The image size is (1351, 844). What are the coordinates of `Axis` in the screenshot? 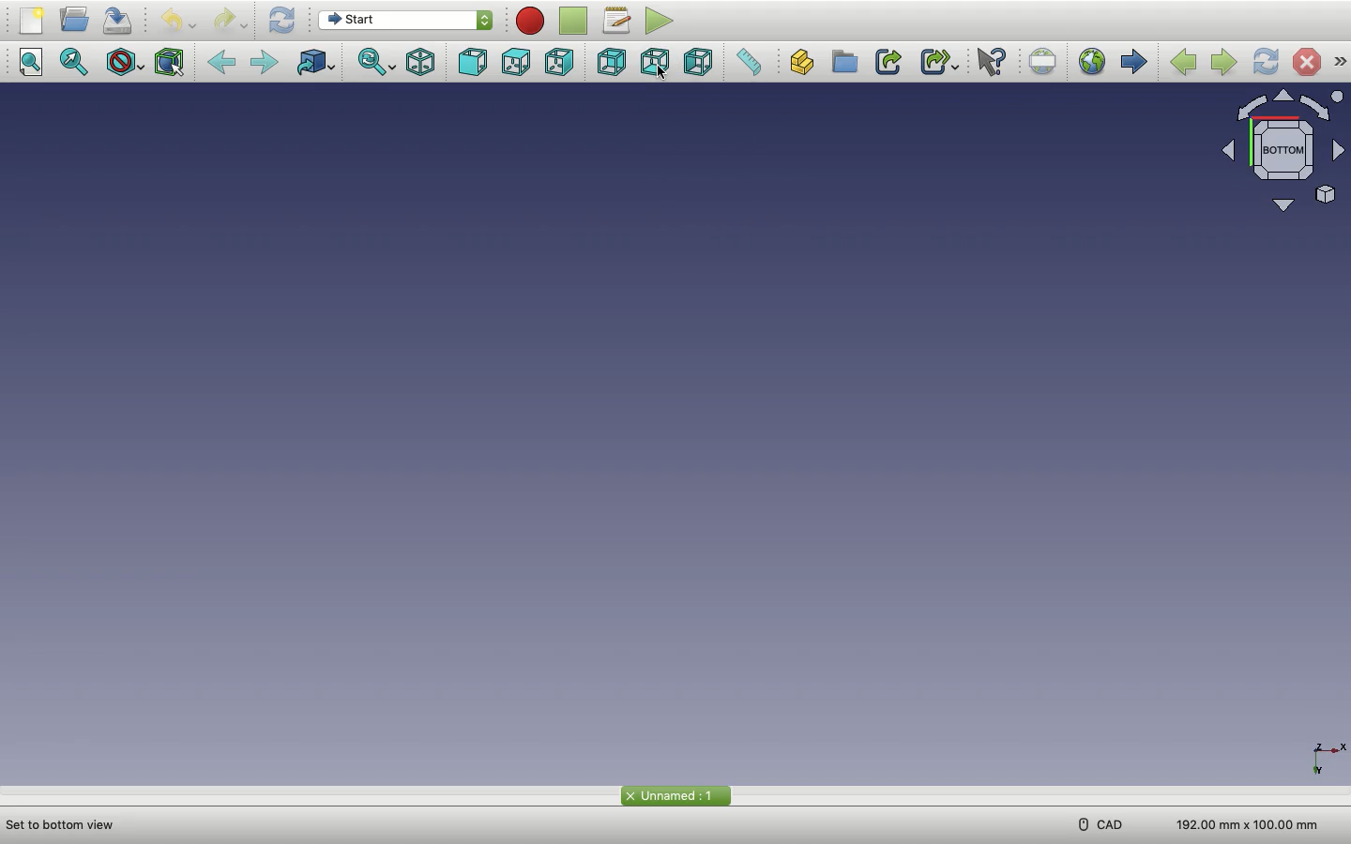 It's located at (1324, 741).